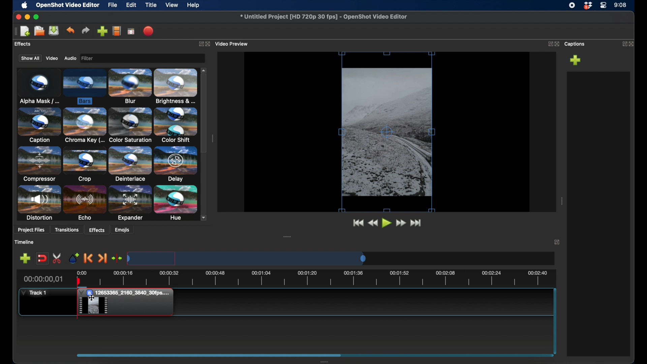 This screenshot has width=647, height=364. Describe the element at coordinates (386, 131) in the screenshot. I see `video preview` at that location.